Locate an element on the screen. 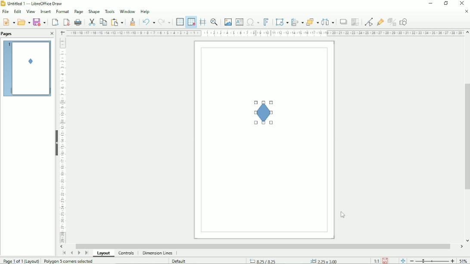  Close is located at coordinates (466, 12).